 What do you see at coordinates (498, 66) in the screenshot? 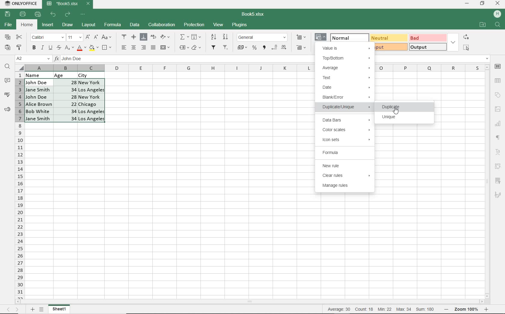
I see `CELL SETTINGS` at bounding box center [498, 66].